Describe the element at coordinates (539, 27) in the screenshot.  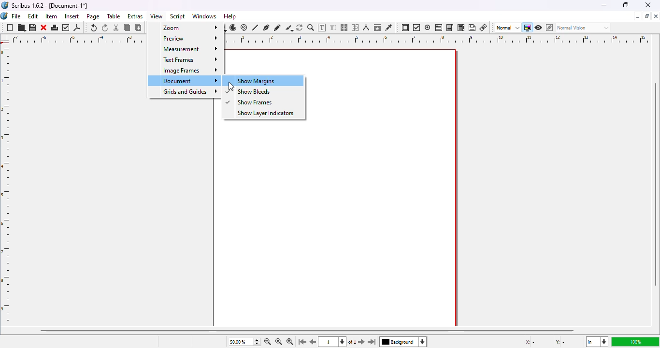
I see `preview mode` at that location.